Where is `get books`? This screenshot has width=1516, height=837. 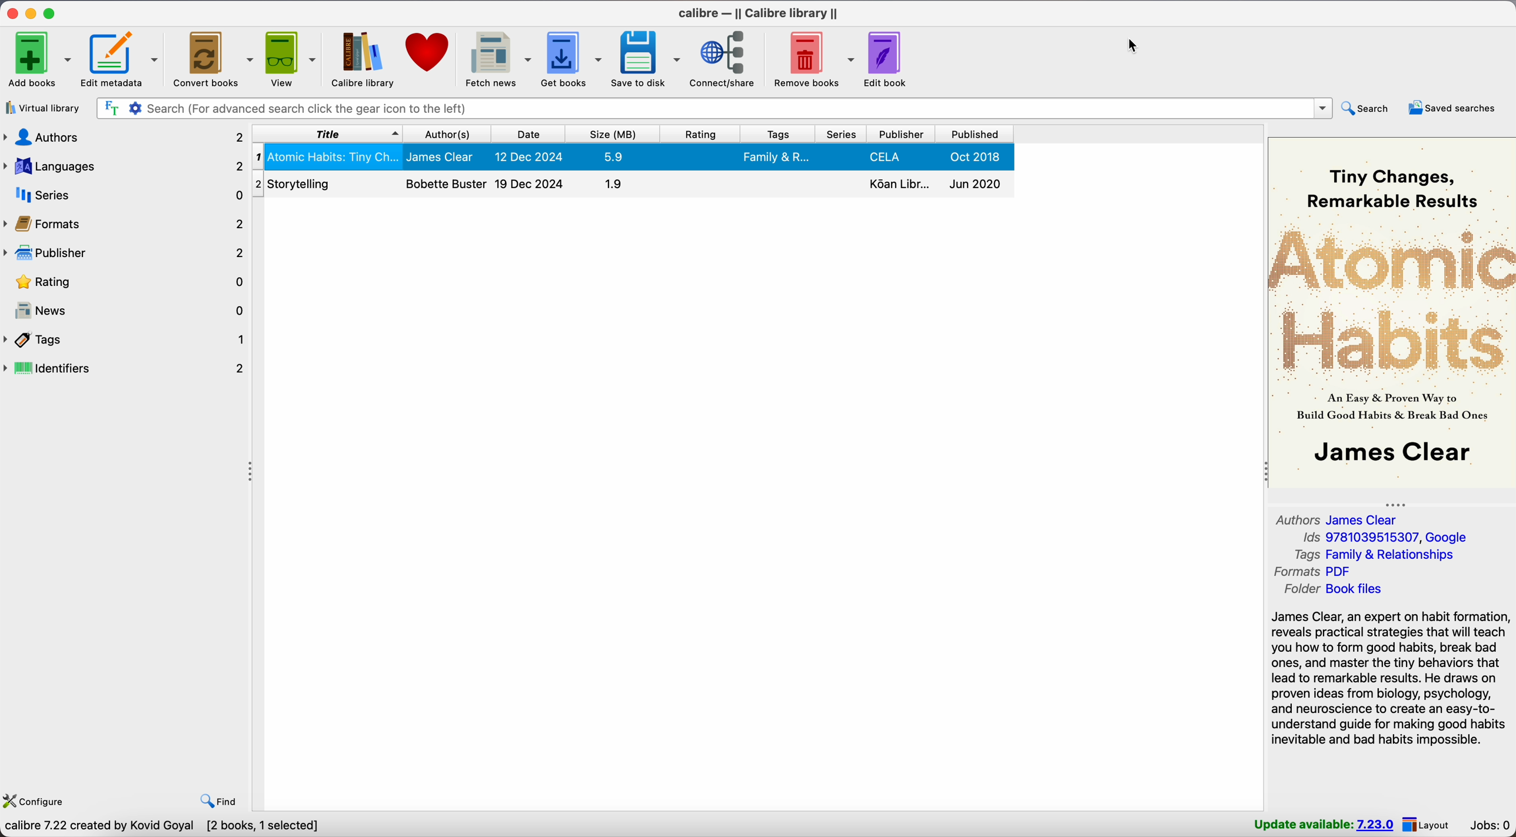 get books is located at coordinates (572, 59).